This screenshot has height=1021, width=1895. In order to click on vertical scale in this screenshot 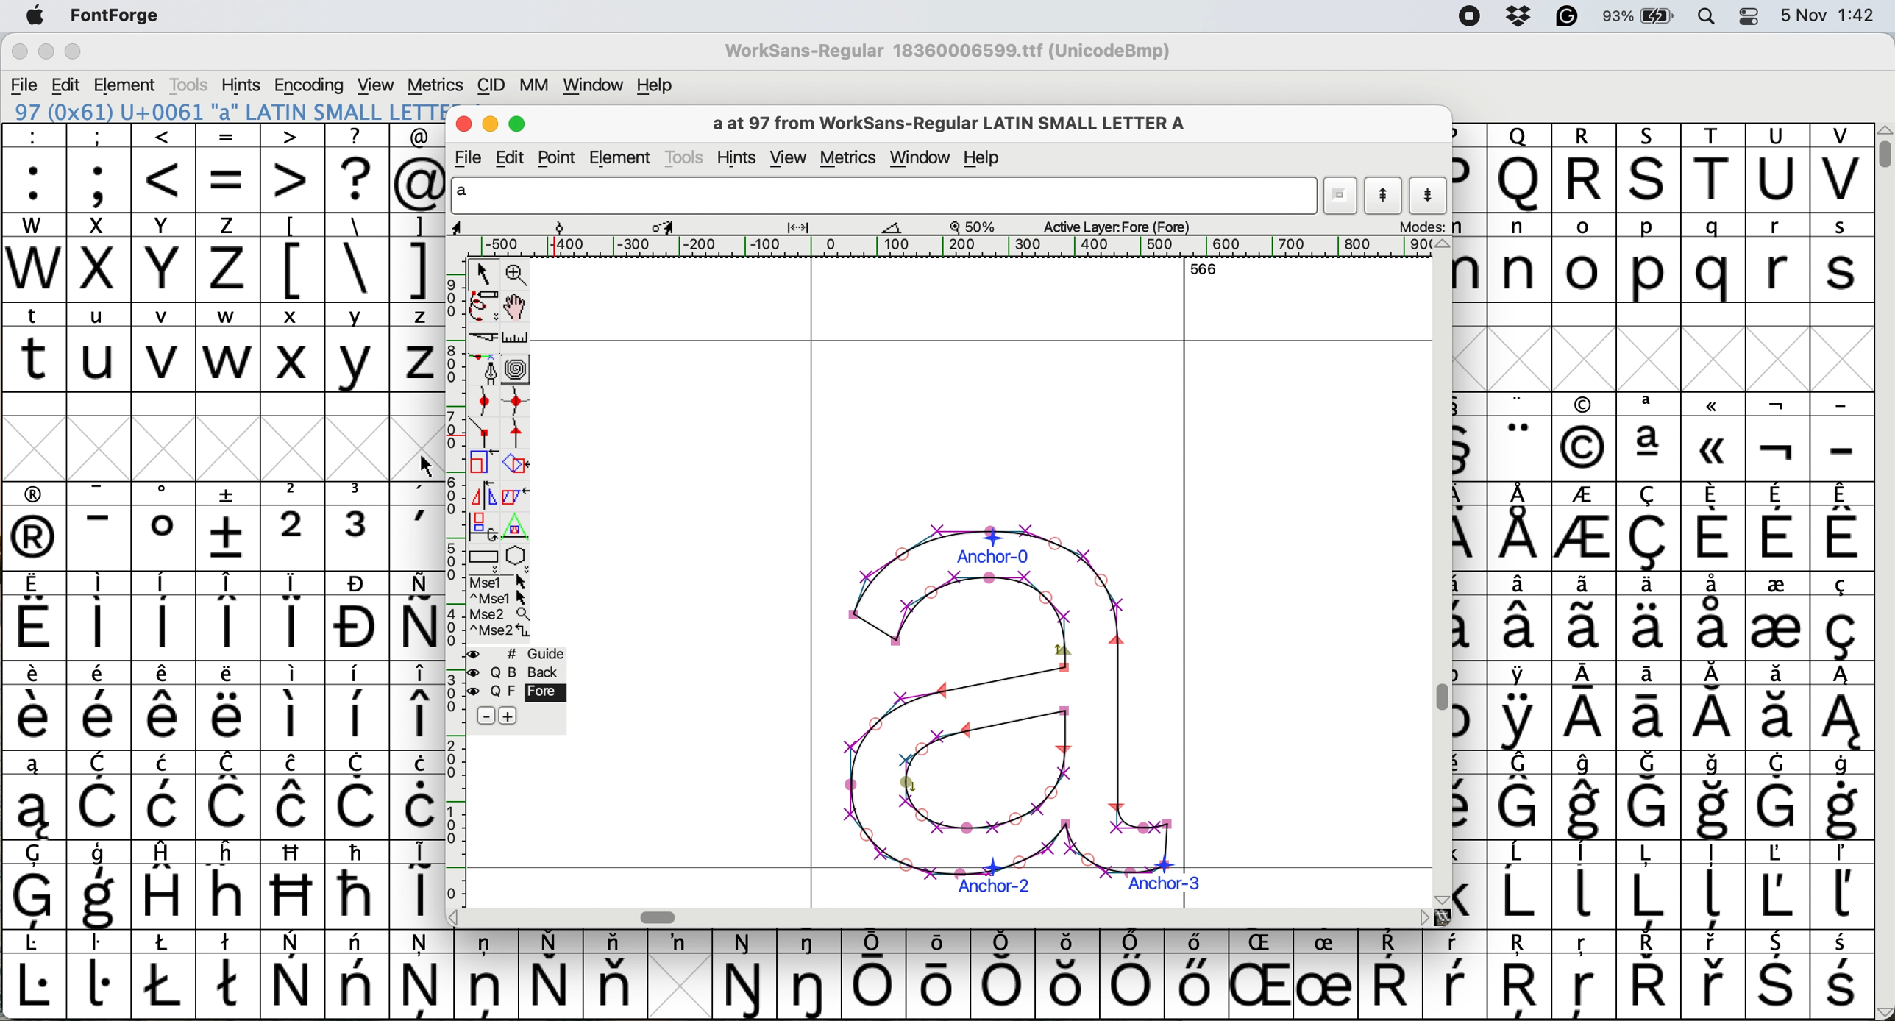, I will do `click(454, 586)`.